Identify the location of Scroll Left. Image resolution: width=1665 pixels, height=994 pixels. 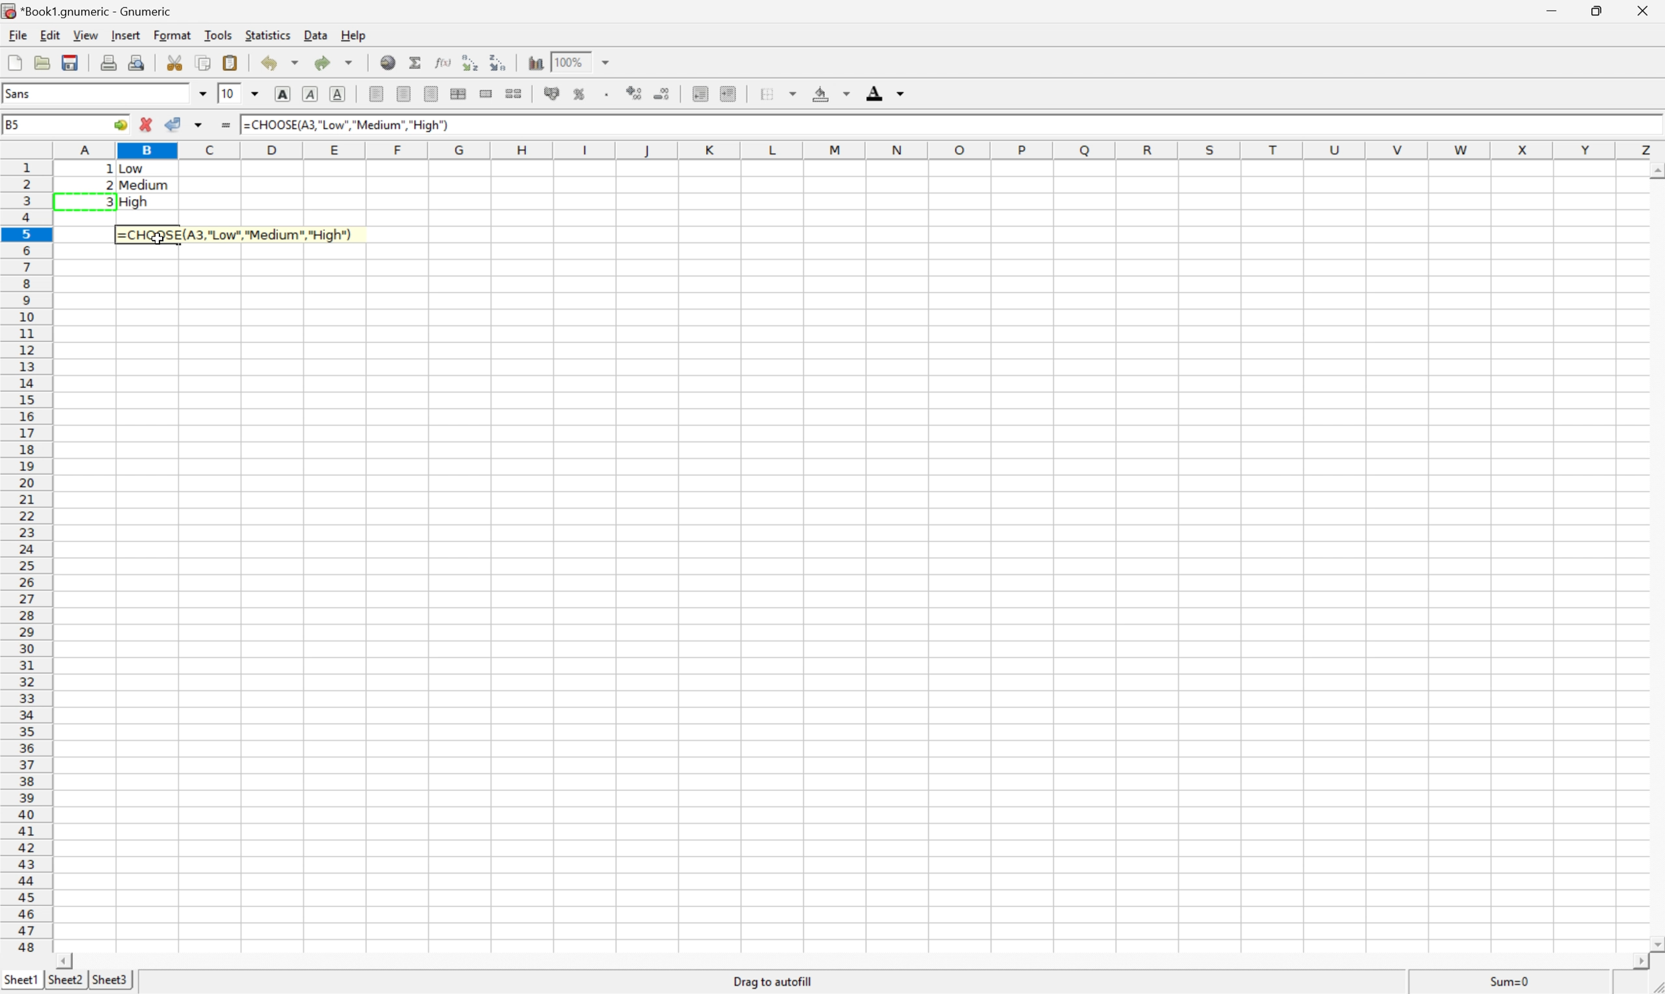
(68, 959).